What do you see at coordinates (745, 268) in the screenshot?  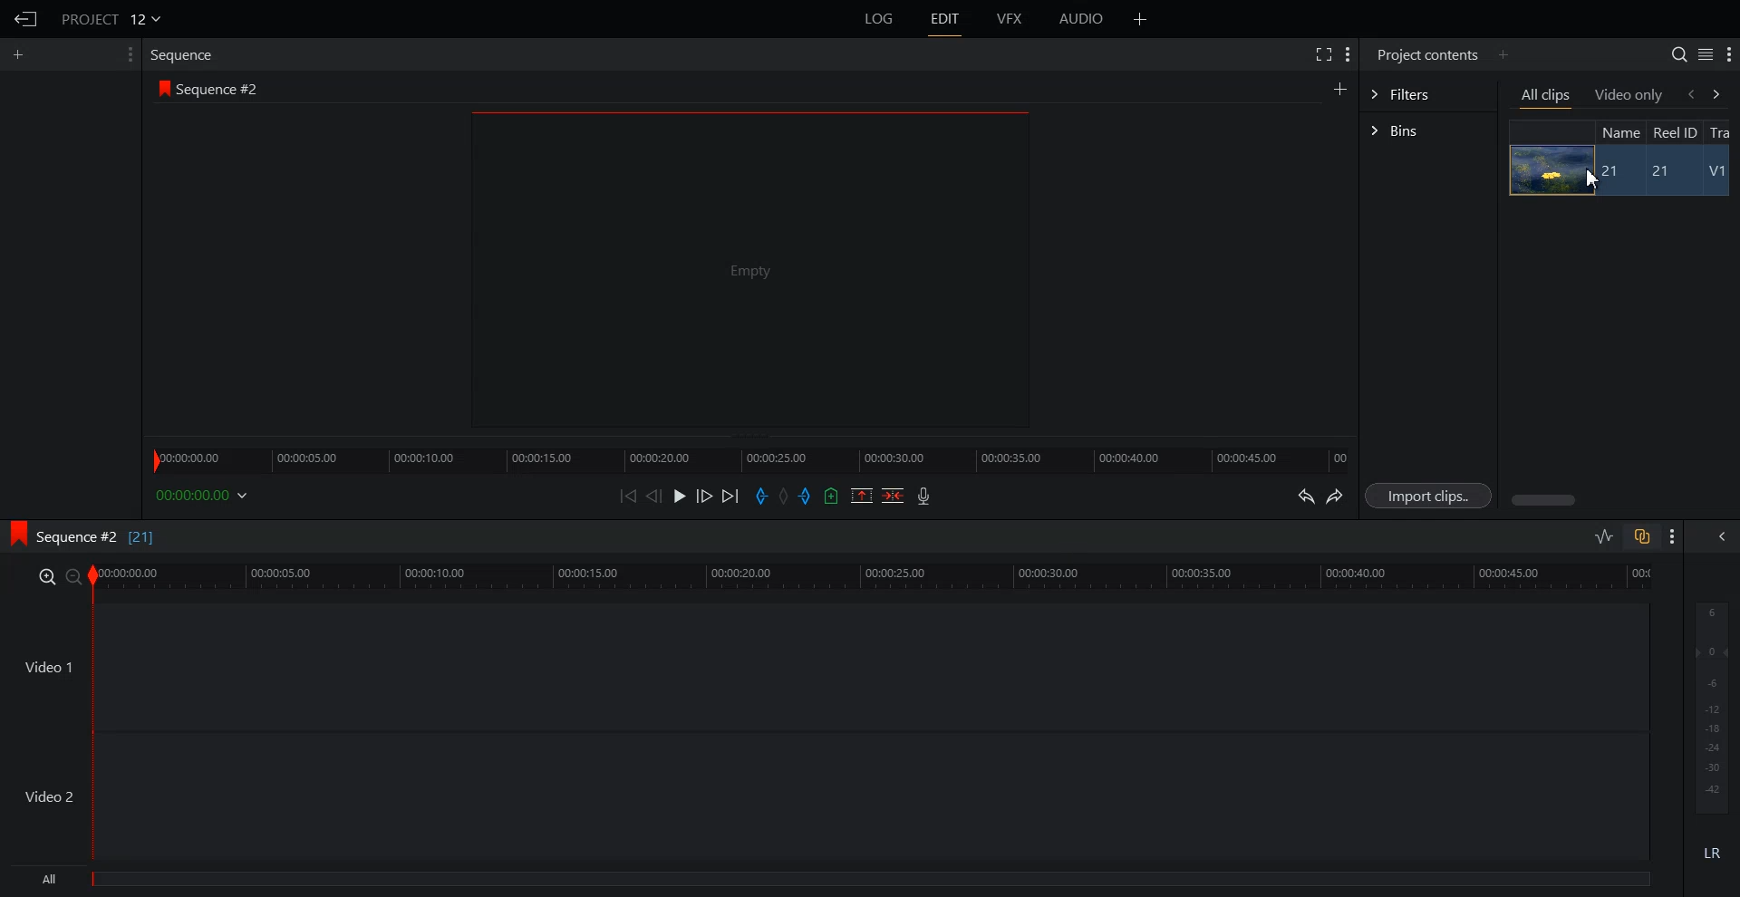 I see `Window preview` at bounding box center [745, 268].